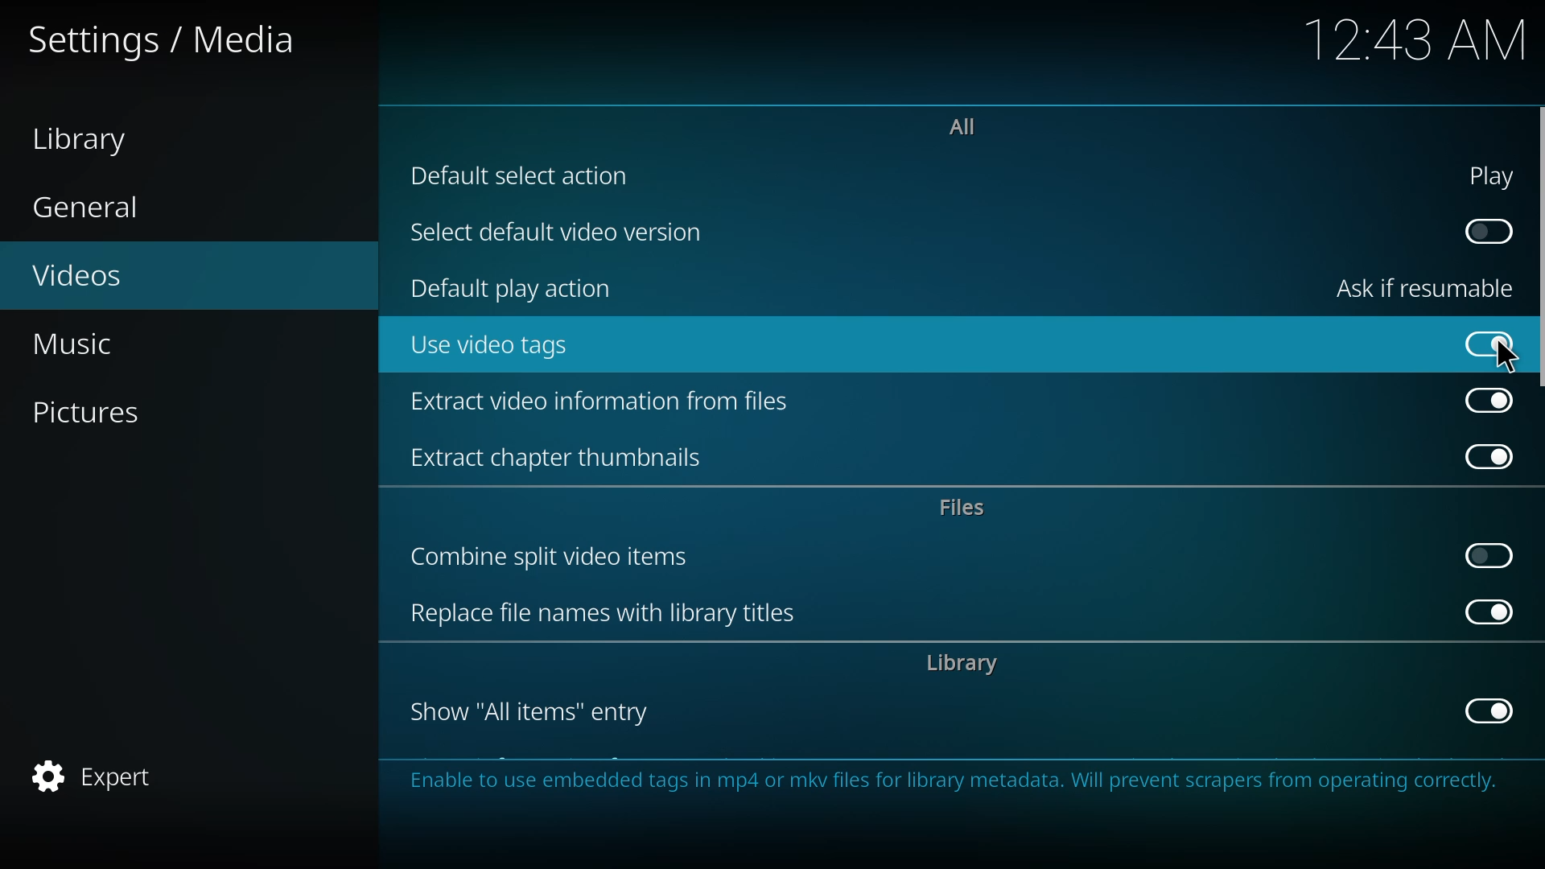 The image size is (1545, 869). Describe the element at coordinates (572, 456) in the screenshot. I see `extract chapter thumbnails` at that location.